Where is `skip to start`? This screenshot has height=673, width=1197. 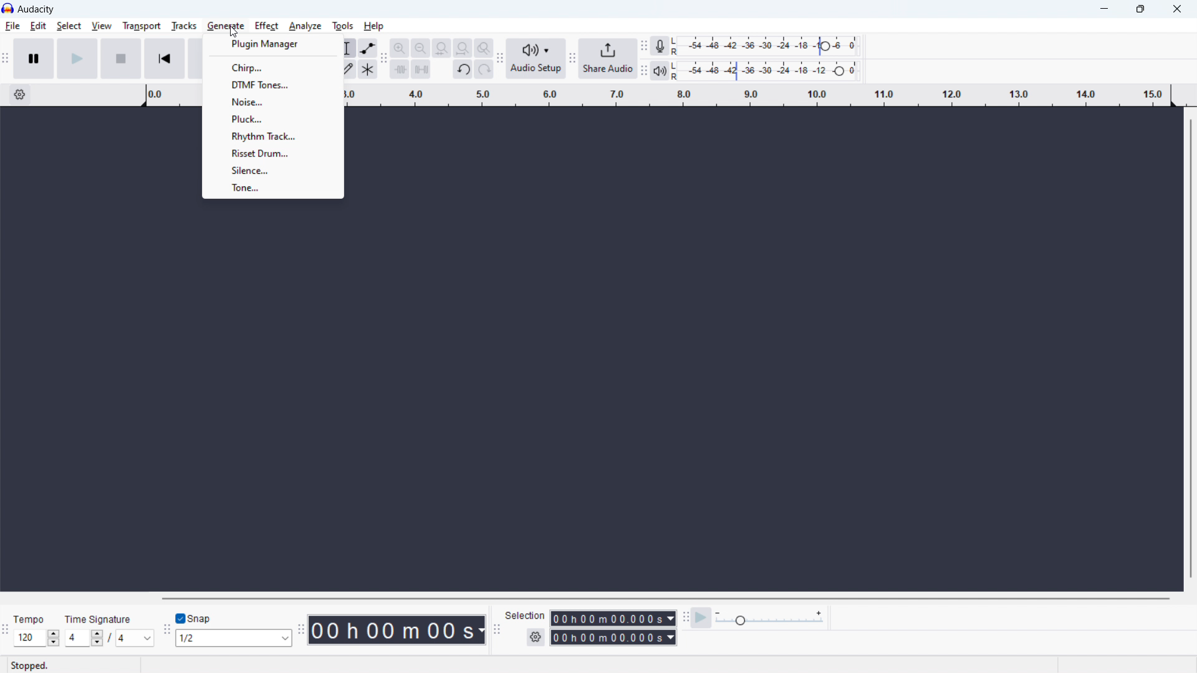
skip to start is located at coordinates (165, 59).